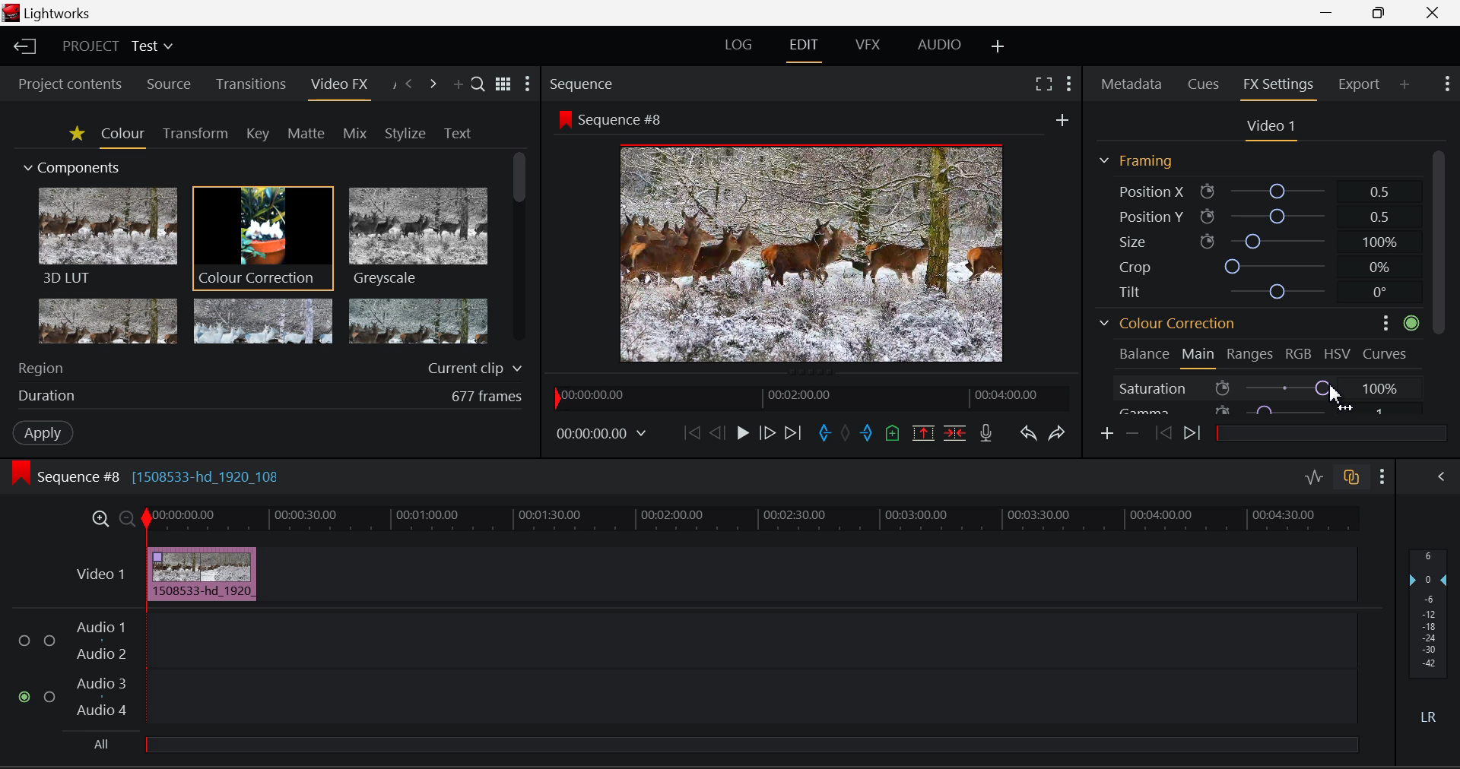 This screenshot has width=1460, height=769. Describe the element at coordinates (1068, 84) in the screenshot. I see `Show Settings` at that location.